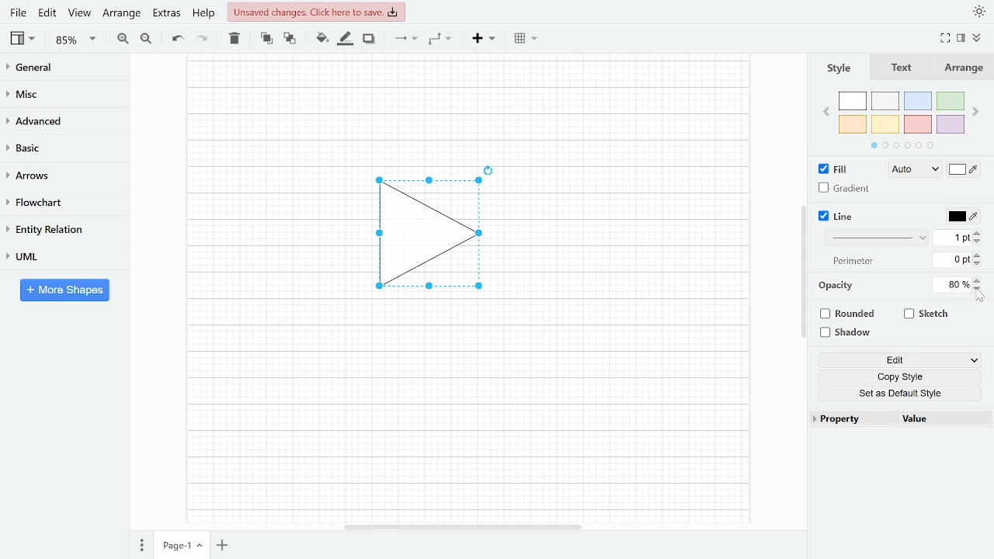  Describe the element at coordinates (912, 170) in the screenshot. I see `Fill style` at that location.